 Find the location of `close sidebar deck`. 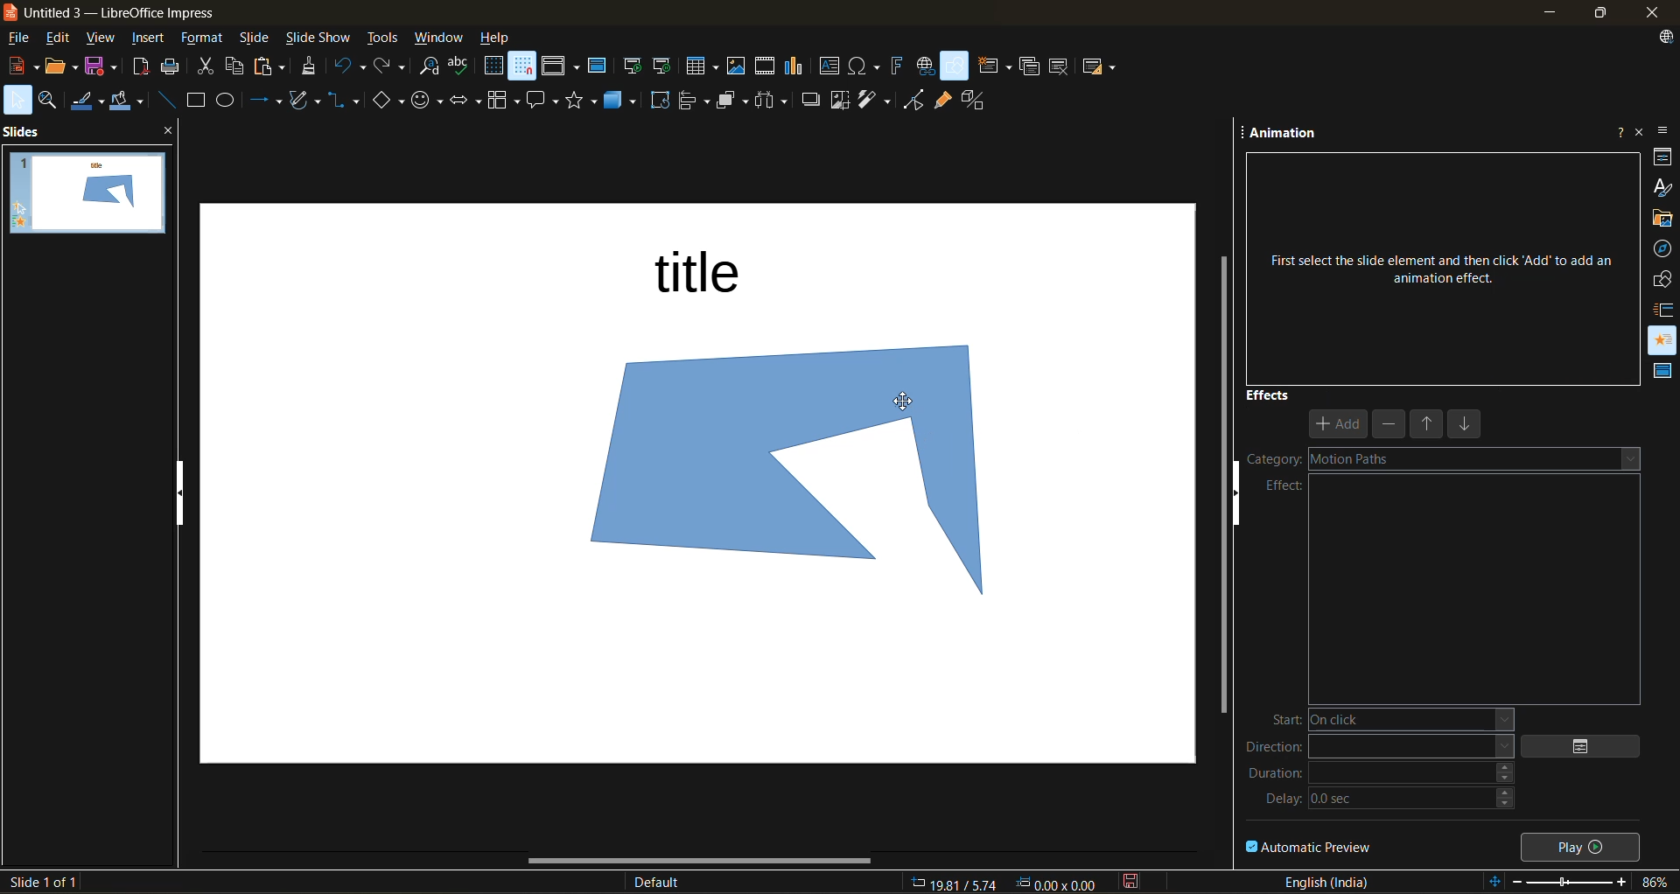

close sidebar deck is located at coordinates (1642, 129).